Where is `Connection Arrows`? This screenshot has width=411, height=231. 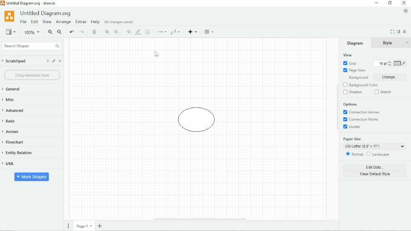 Connection Arrows is located at coordinates (361, 112).